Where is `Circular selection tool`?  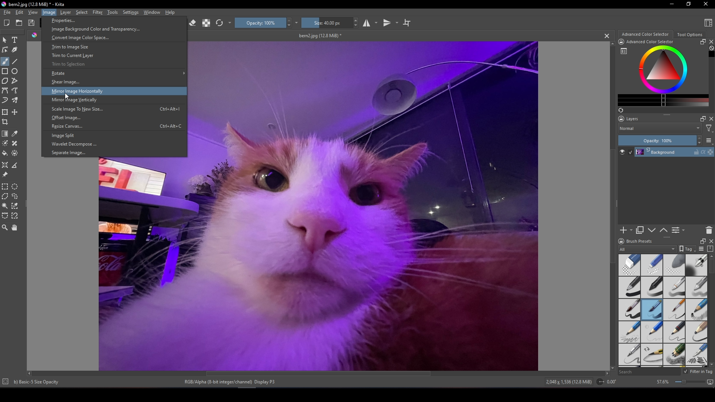 Circular selection tool is located at coordinates (15, 186).